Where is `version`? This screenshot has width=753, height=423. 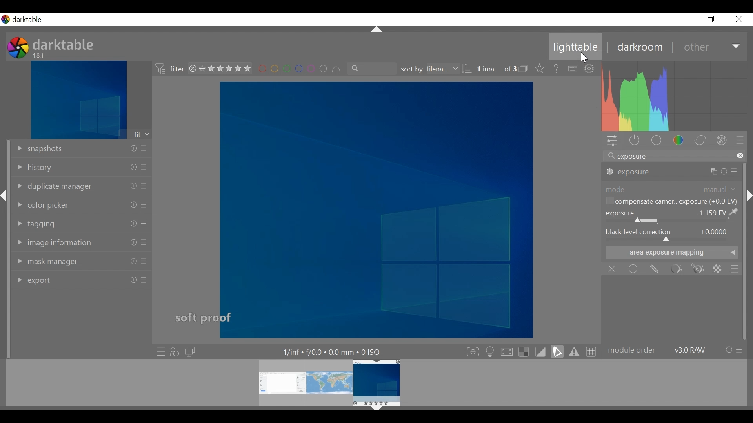 version is located at coordinates (40, 55).